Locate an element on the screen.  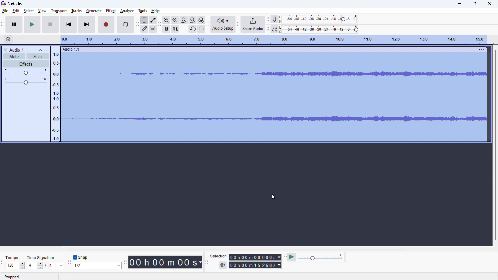
record is located at coordinates (106, 24).